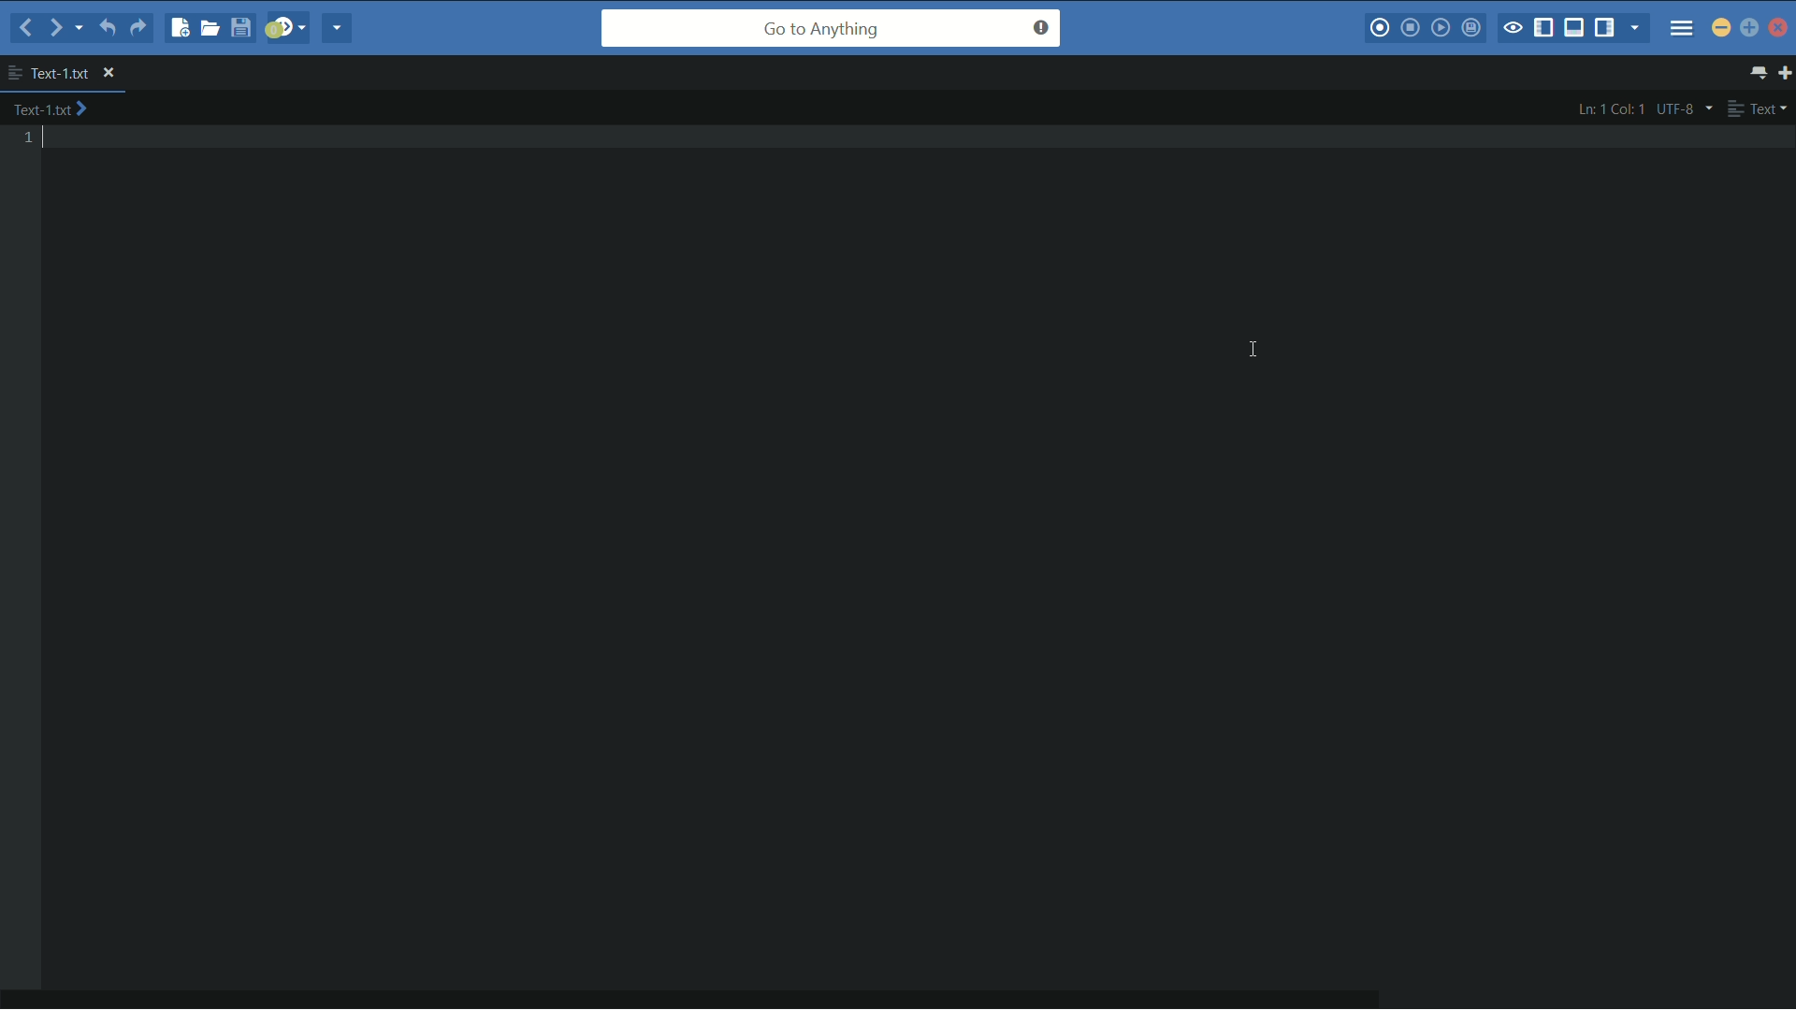  What do you see at coordinates (1252, 350) in the screenshot?
I see `text cursor` at bounding box center [1252, 350].